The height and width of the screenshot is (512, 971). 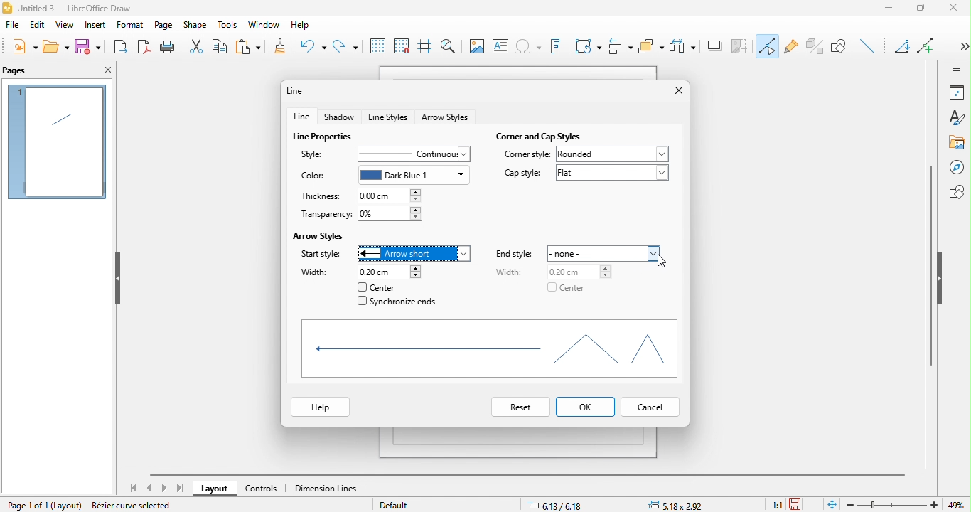 I want to click on show the draw function, so click(x=844, y=48).